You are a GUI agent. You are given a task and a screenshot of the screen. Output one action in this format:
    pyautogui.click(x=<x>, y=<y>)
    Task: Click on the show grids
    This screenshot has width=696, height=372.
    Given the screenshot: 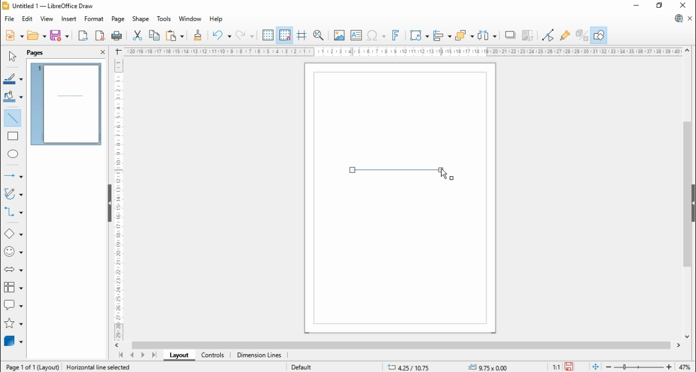 What is the action you would take?
    pyautogui.click(x=268, y=35)
    